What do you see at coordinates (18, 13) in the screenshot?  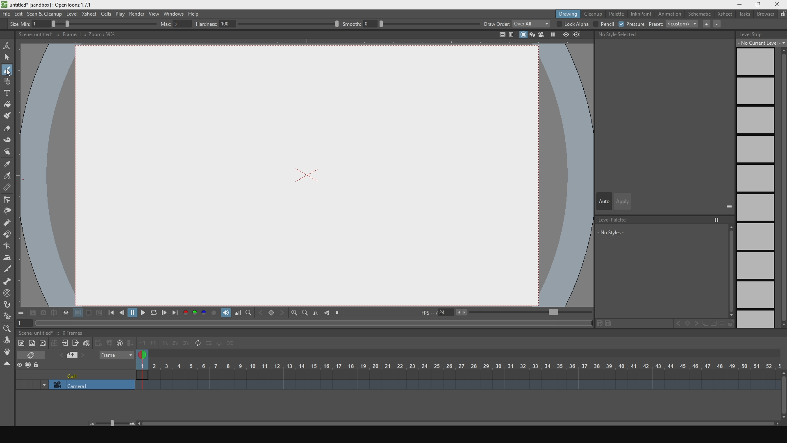 I see `edit` at bounding box center [18, 13].